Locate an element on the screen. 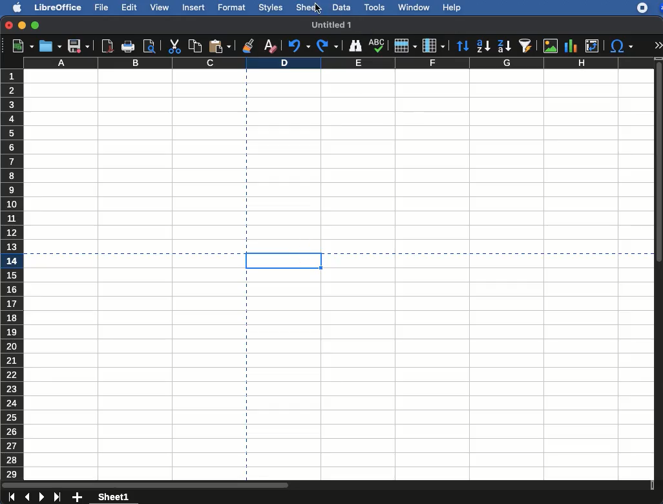 The height and width of the screenshot is (504, 663). minimize is located at coordinates (23, 25).